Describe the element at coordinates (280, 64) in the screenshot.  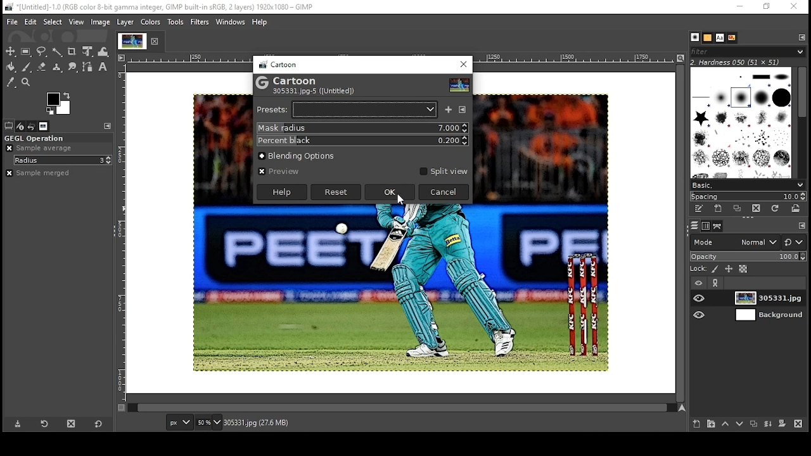
I see `cartoon` at that location.